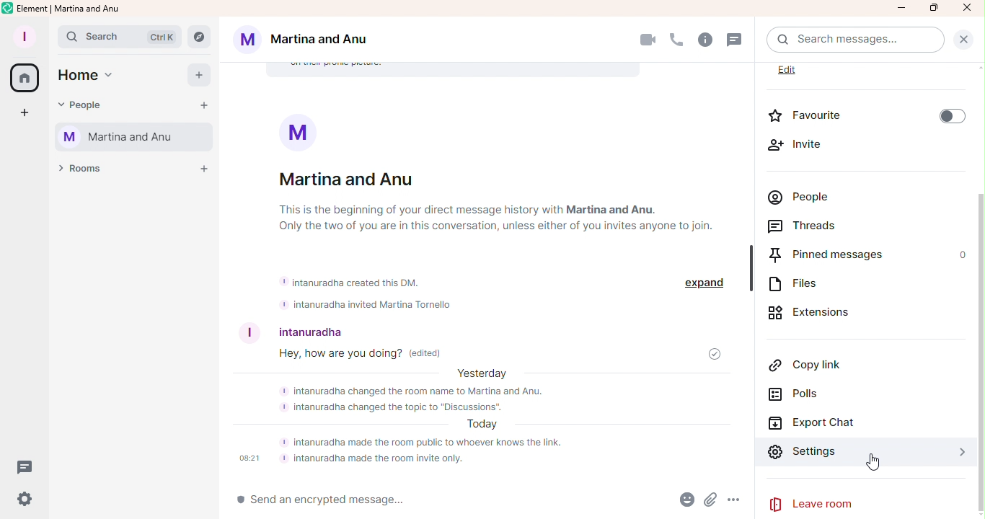  What do you see at coordinates (206, 106) in the screenshot?
I see `Start chat` at bounding box center [206, 106].